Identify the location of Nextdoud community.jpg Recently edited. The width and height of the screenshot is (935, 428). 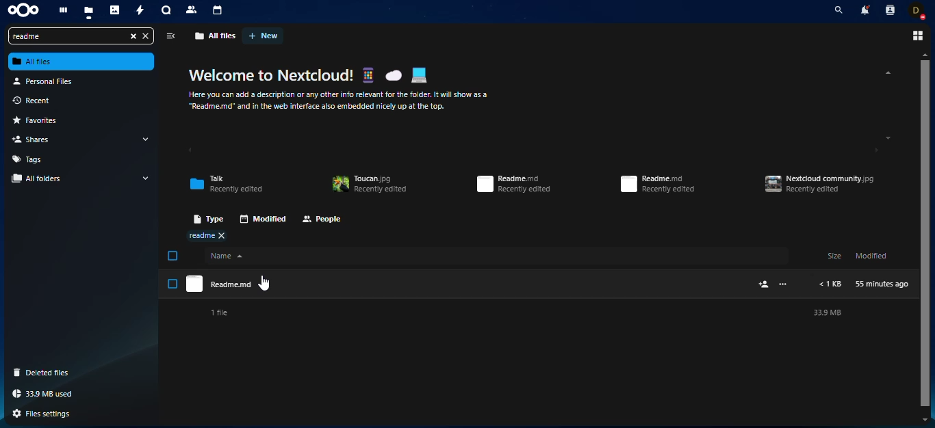
(820, 184).